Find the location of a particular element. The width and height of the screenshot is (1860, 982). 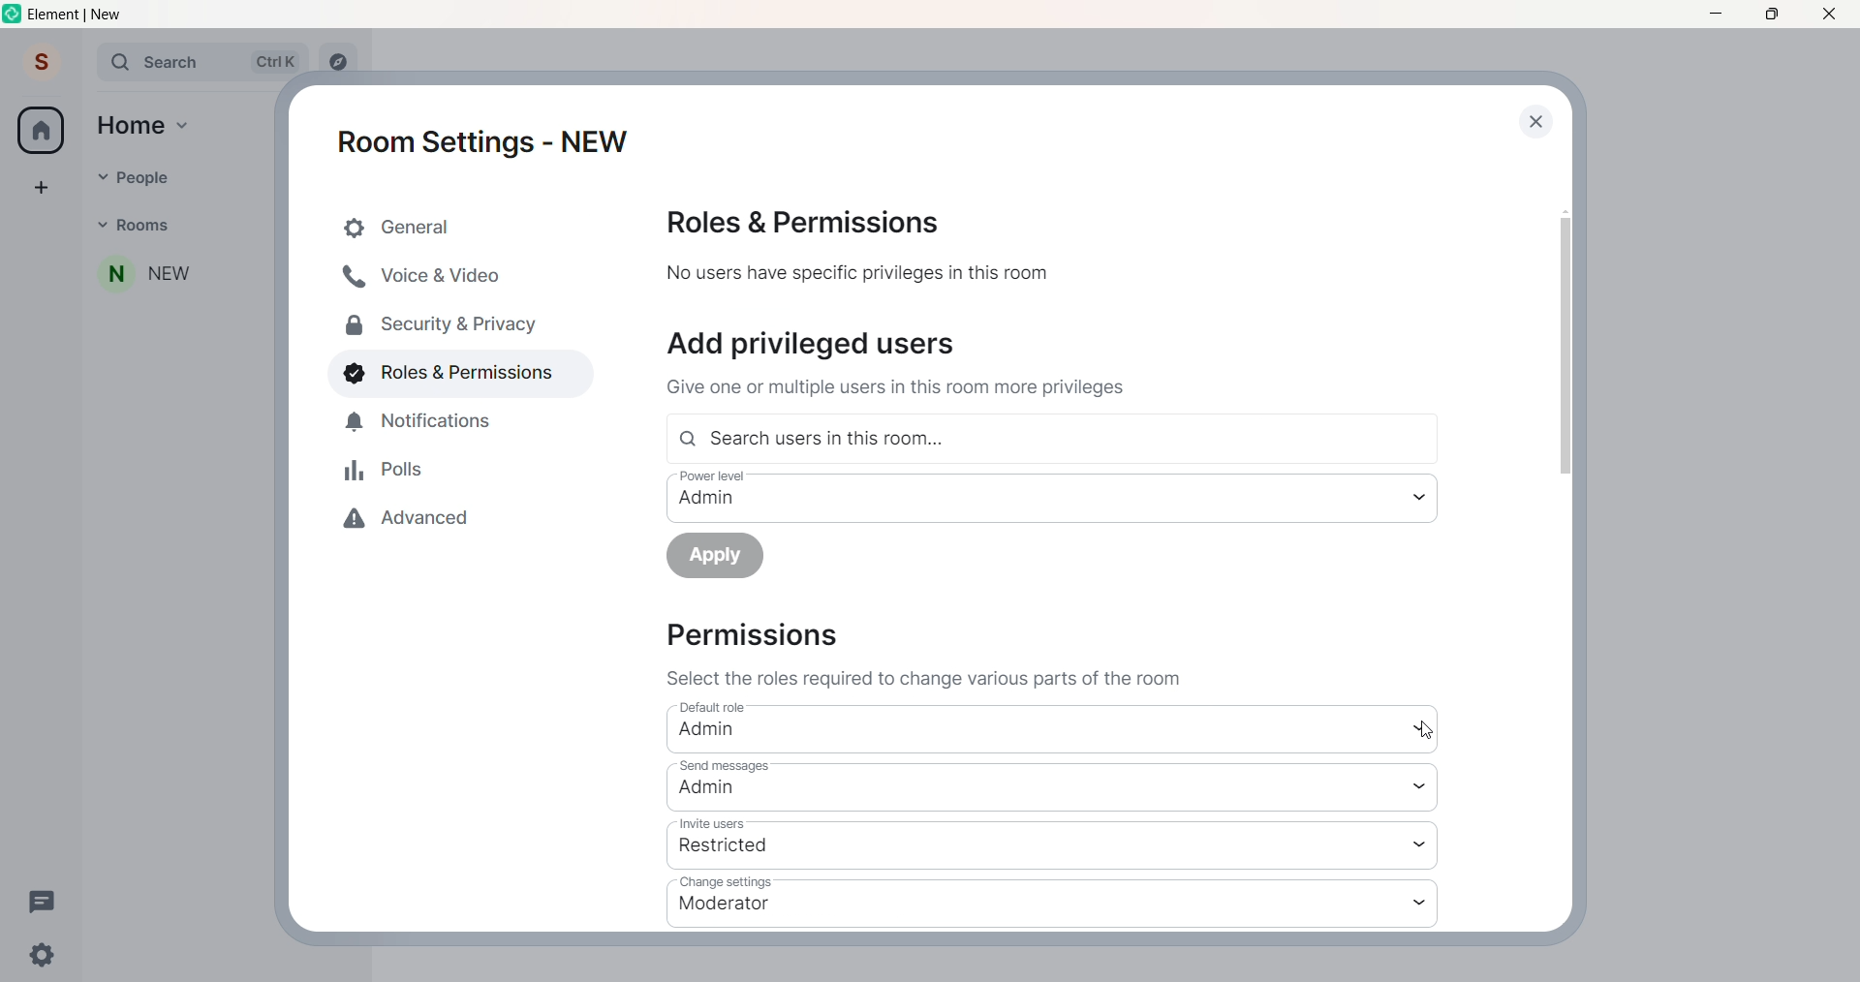

user is located at coordinates (42, 62).